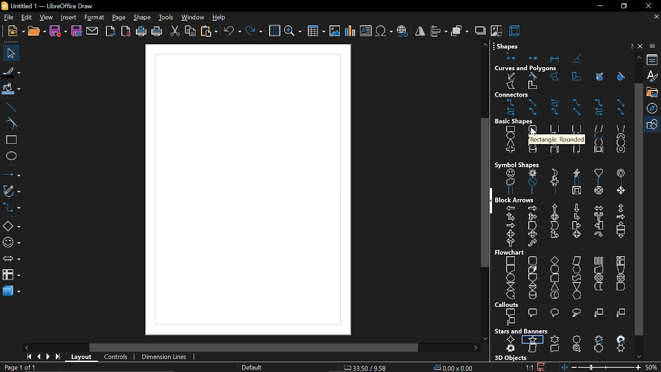 The height and width of the screenshot is (372, 661). I want to click on lines and arrows, so click(12, 174).